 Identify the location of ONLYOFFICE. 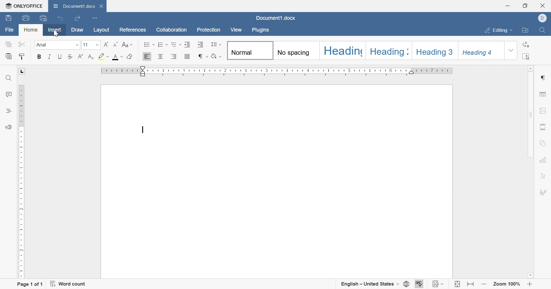
(24, 6).